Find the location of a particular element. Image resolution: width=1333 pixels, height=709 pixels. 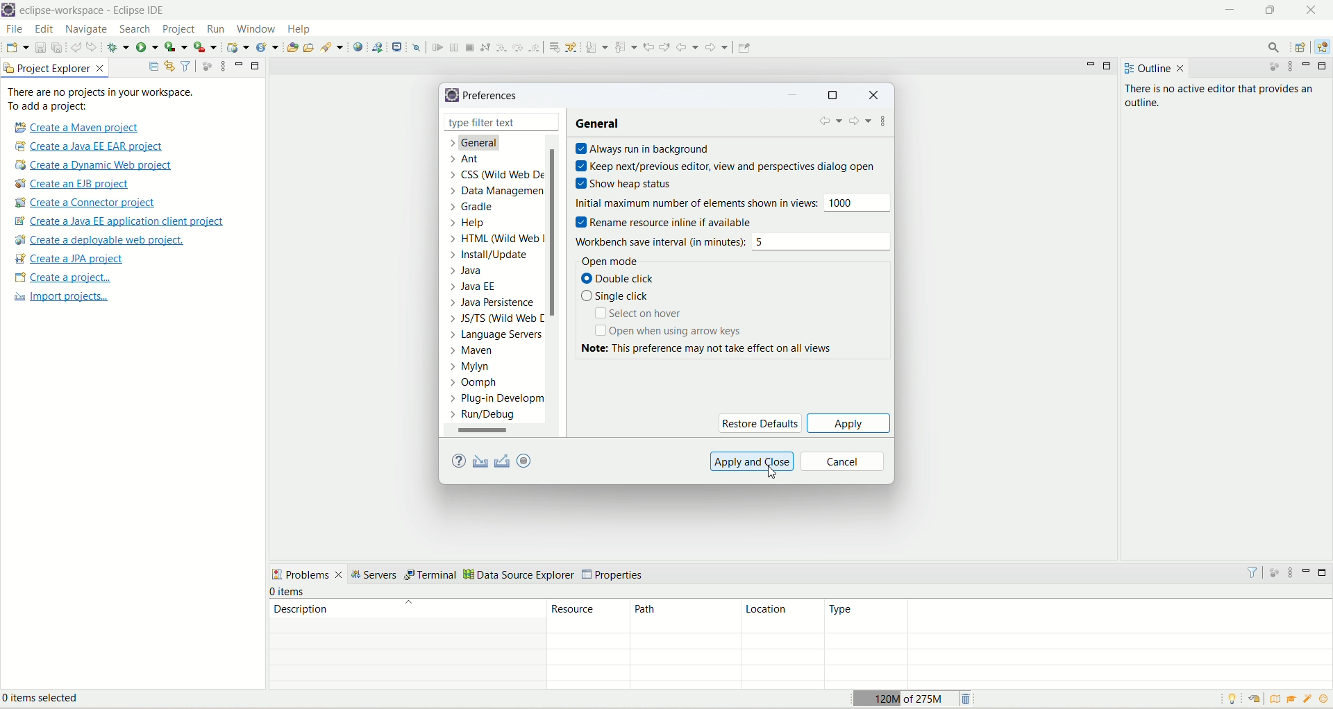

show heap status is located at coordinates (626, 181).